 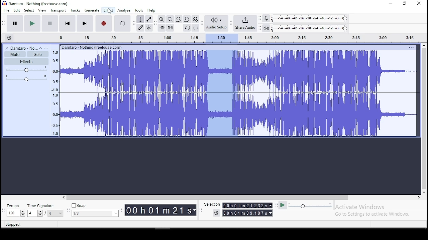 What do you see at coordinates (17, 10) in the screenshot?
I see `edit` at bounding box center [17, 10].